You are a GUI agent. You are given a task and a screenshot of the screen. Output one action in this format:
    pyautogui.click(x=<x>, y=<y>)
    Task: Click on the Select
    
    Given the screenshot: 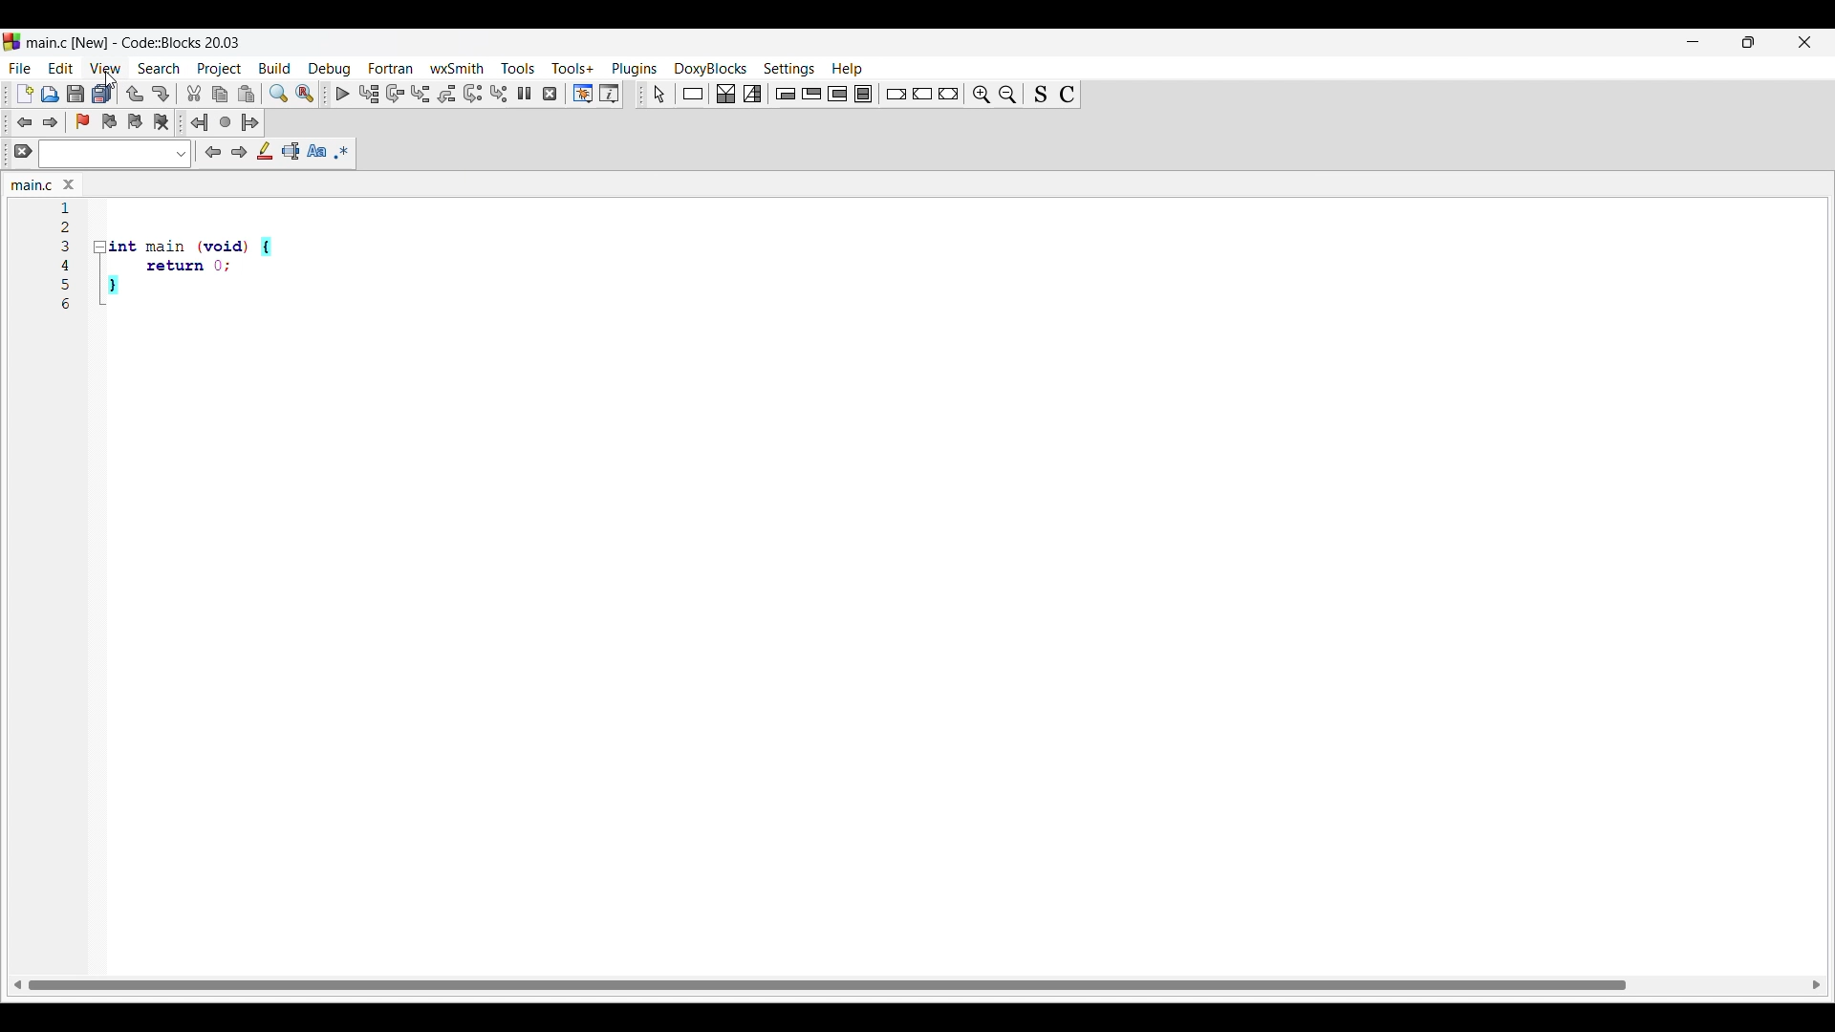 What is the action you would take?
    pyautogui.click(x=658, y=95)
    